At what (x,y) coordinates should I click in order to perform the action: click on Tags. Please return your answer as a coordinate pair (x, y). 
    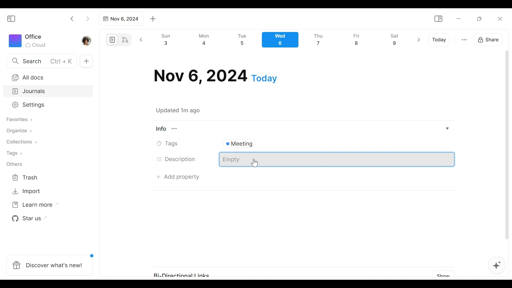
    Looking at the image, I should click on (15, 154).